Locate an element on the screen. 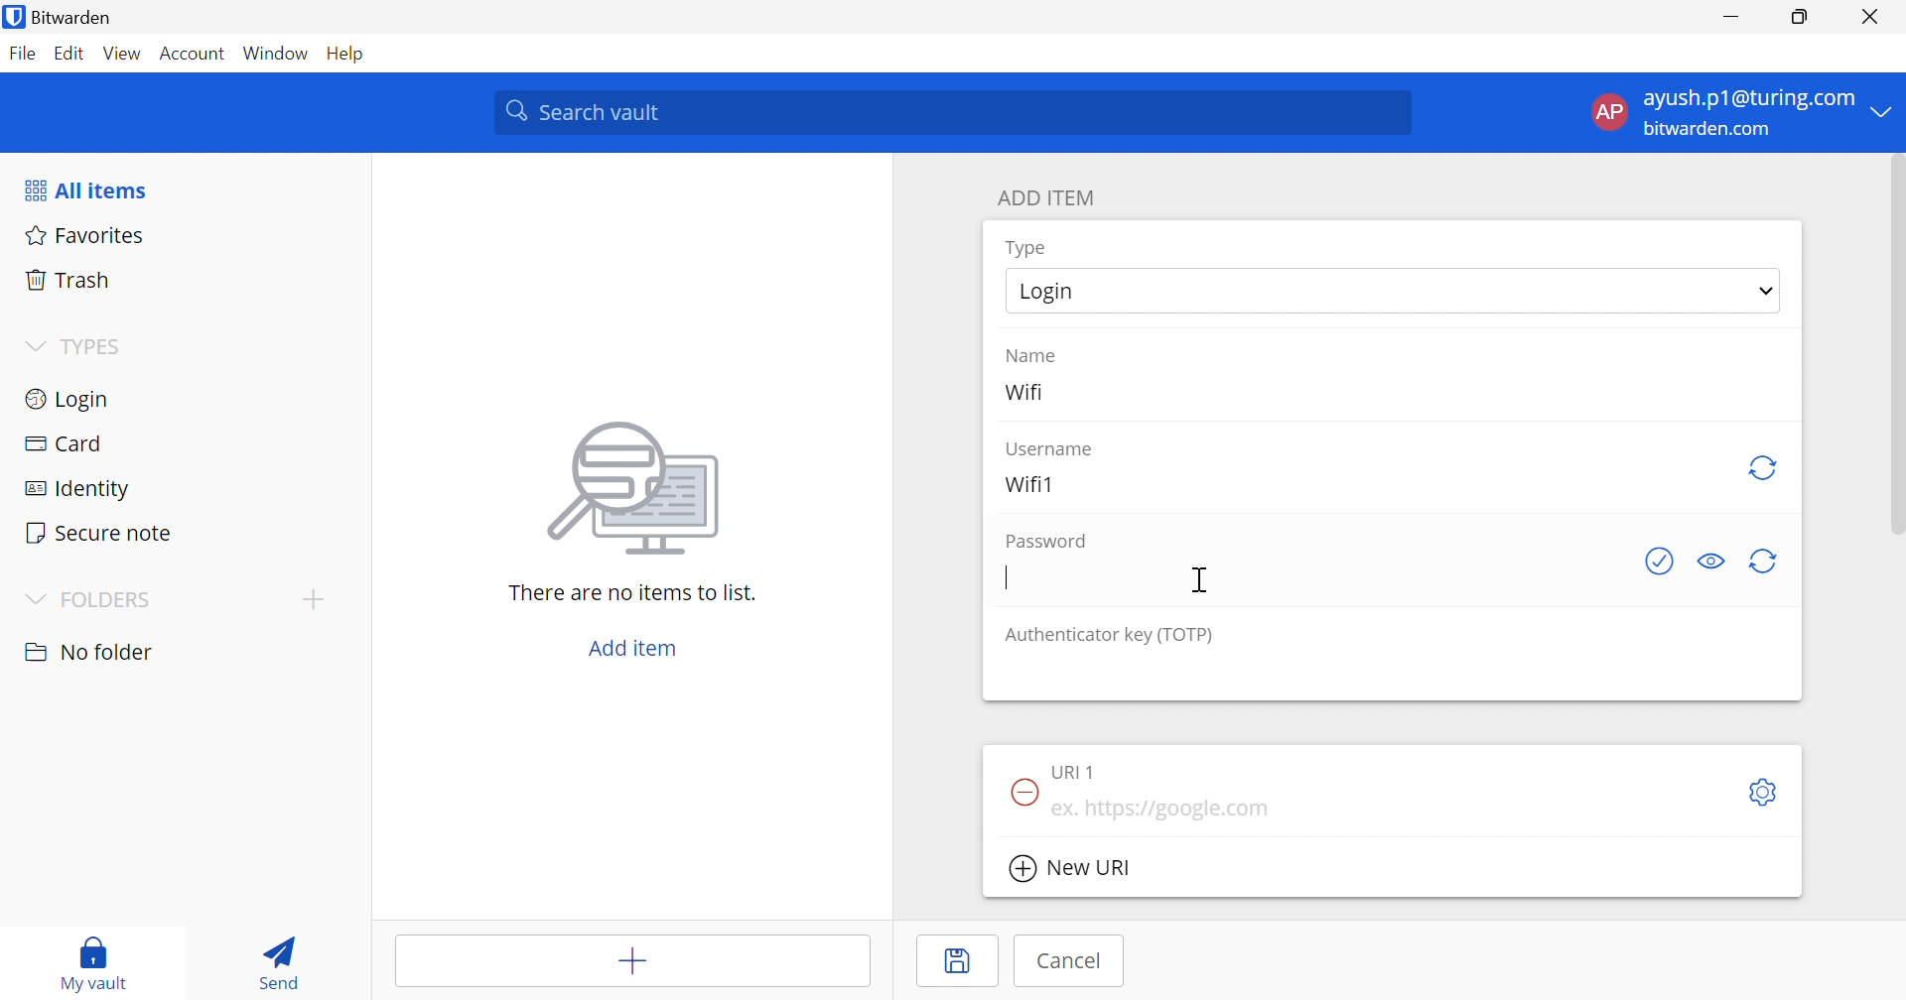 This screenshot has width=1906, height=1000. Cursor is located at coordinates (1200, 582).